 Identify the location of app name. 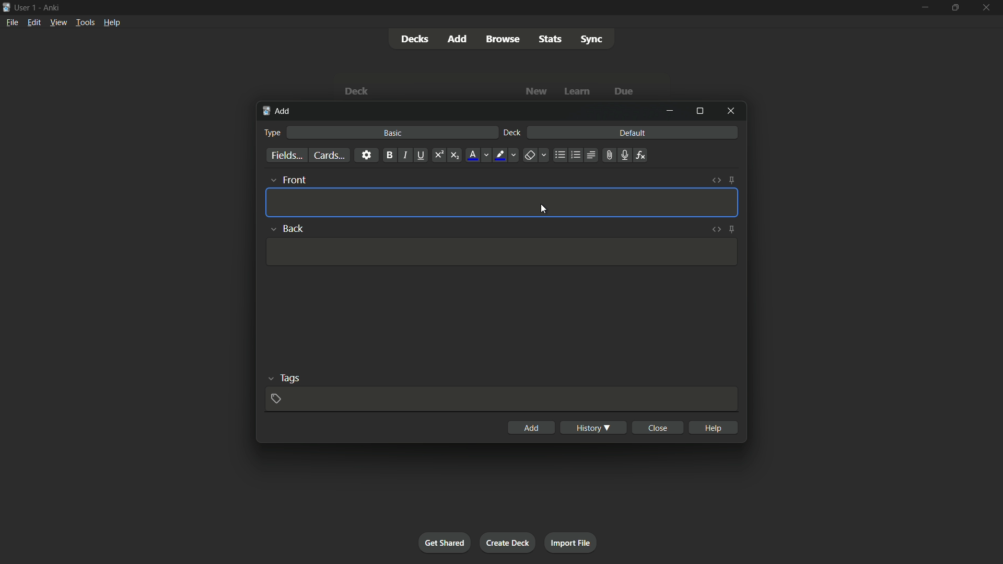
(51, 6).